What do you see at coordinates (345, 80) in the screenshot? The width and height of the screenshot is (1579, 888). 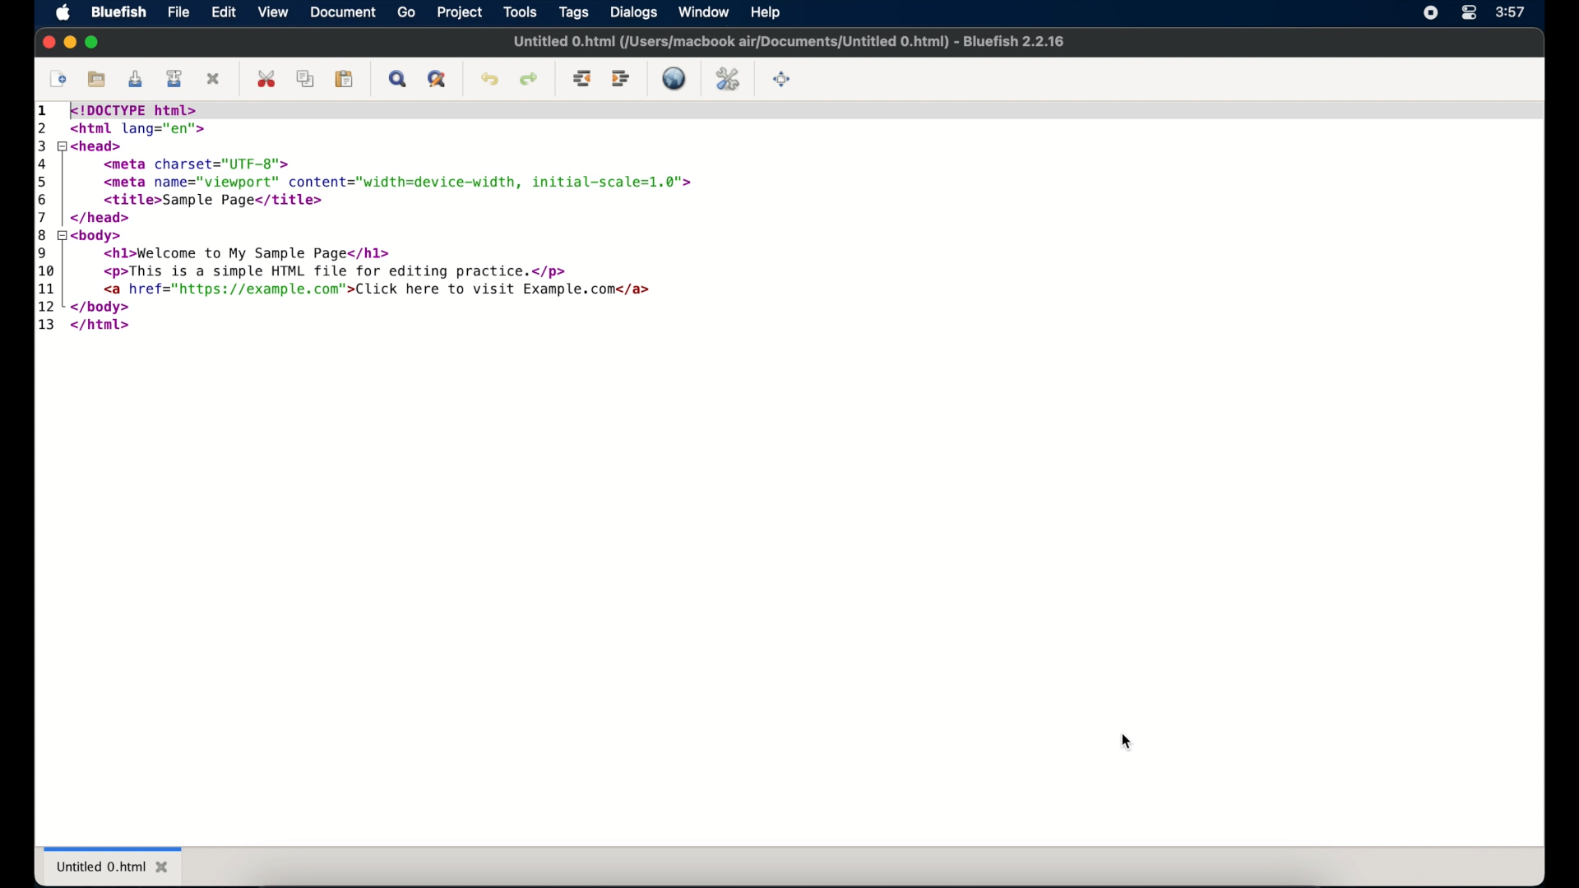 I see `paste` at bounding box center [345, 80].